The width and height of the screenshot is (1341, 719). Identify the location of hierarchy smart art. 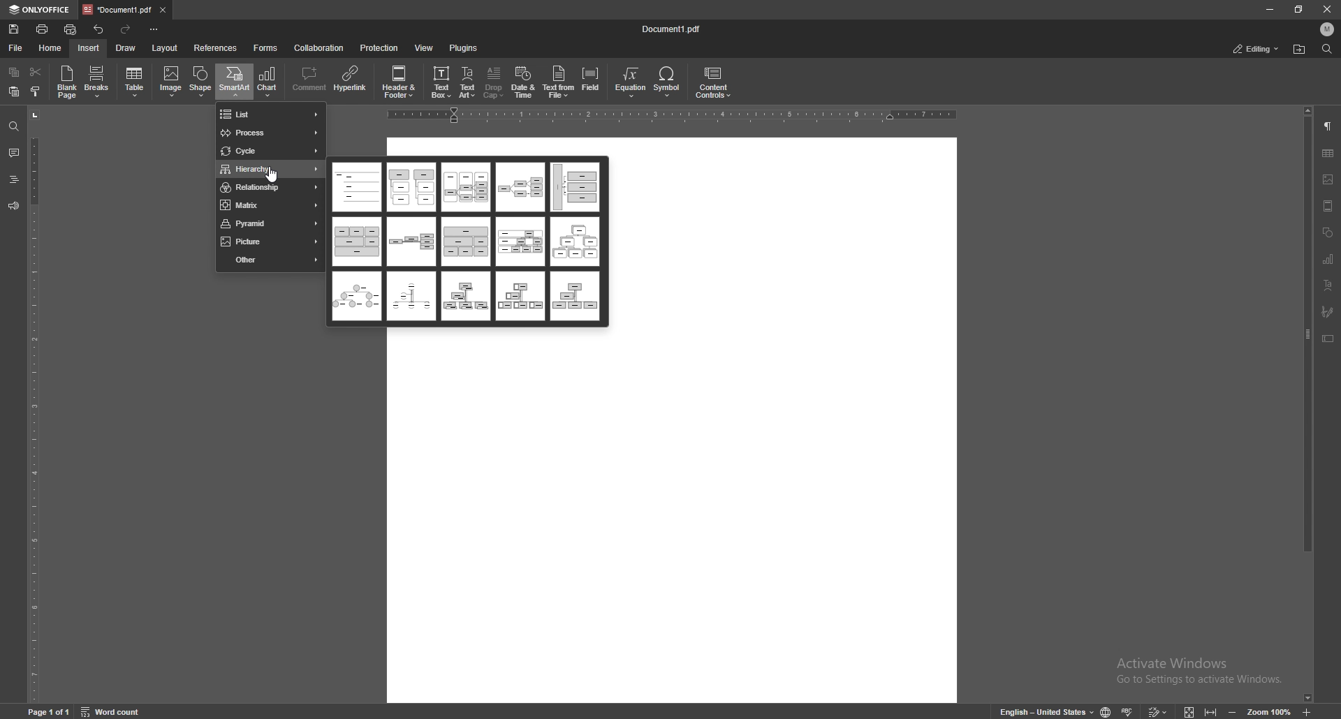
(520, 295).